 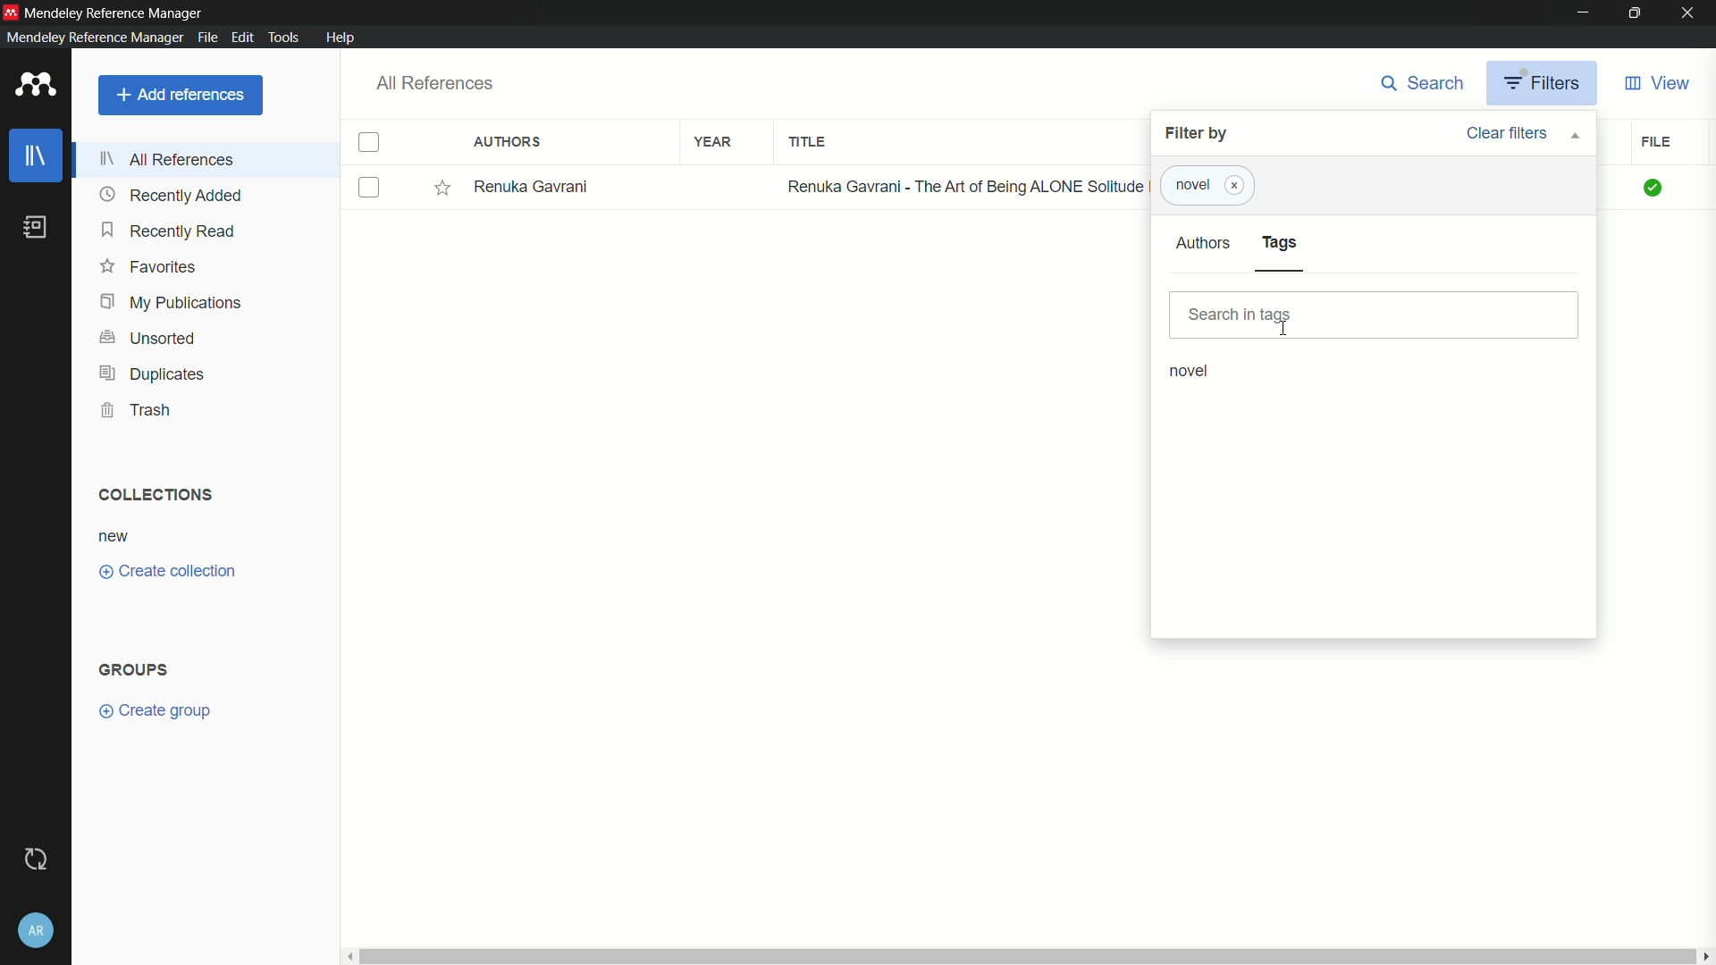 I want to click on help menu, so click(x=342, y=38).